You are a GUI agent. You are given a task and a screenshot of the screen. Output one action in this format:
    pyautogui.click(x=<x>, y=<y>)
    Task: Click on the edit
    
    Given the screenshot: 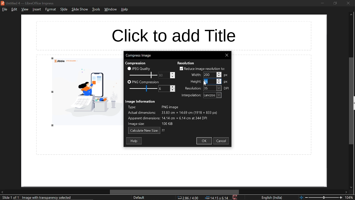 What is the action you would take?
    pyautogui.click(x=15, y=9)
    